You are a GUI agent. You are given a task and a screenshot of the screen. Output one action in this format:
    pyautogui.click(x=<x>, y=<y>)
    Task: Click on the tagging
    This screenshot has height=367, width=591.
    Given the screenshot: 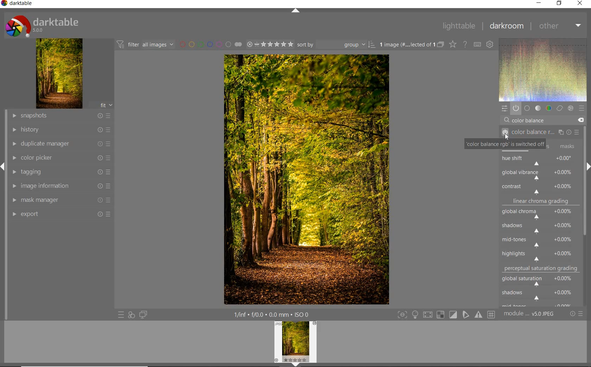 What is the action you would take?
    pyautogui.click(x=61, y=173)
    